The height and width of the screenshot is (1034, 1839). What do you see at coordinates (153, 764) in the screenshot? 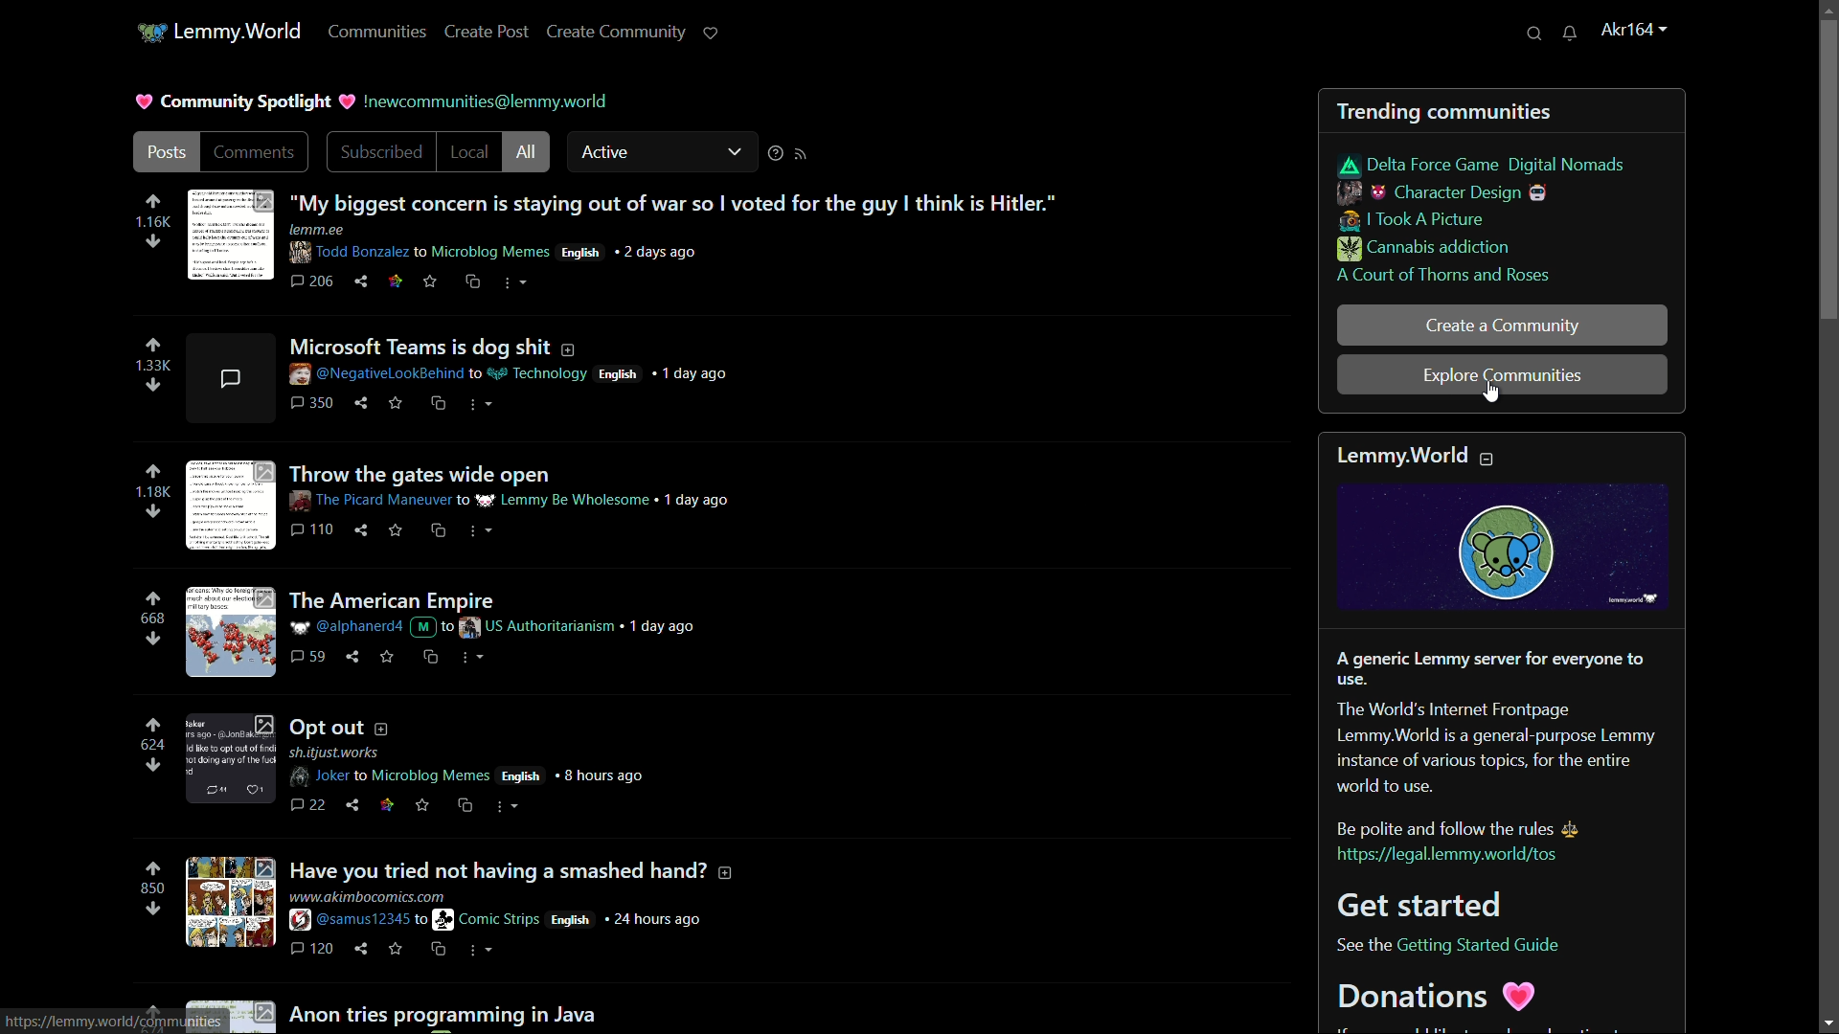
I see `downvote` at bounding box center [153, 764].